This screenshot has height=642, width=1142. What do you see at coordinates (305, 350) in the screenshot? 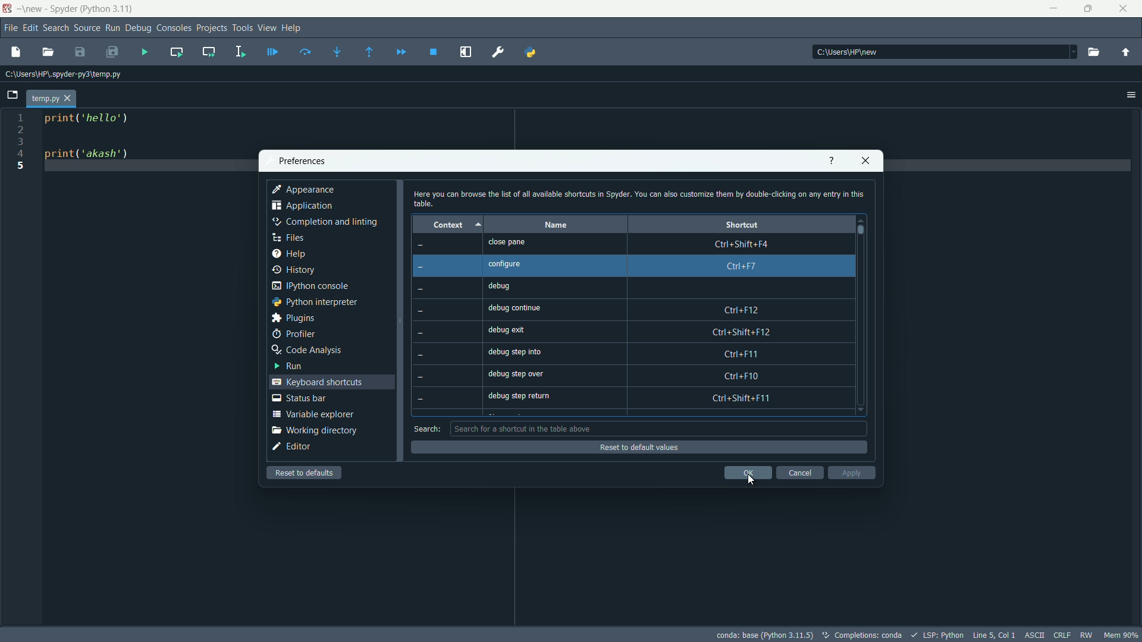
I see `code analysis` at bounding box center [305, 350].